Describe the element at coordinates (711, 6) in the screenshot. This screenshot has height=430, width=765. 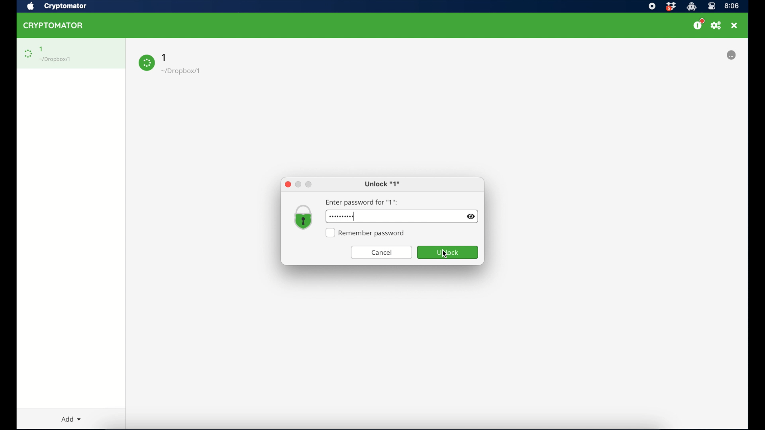
I see `control center` at that location.